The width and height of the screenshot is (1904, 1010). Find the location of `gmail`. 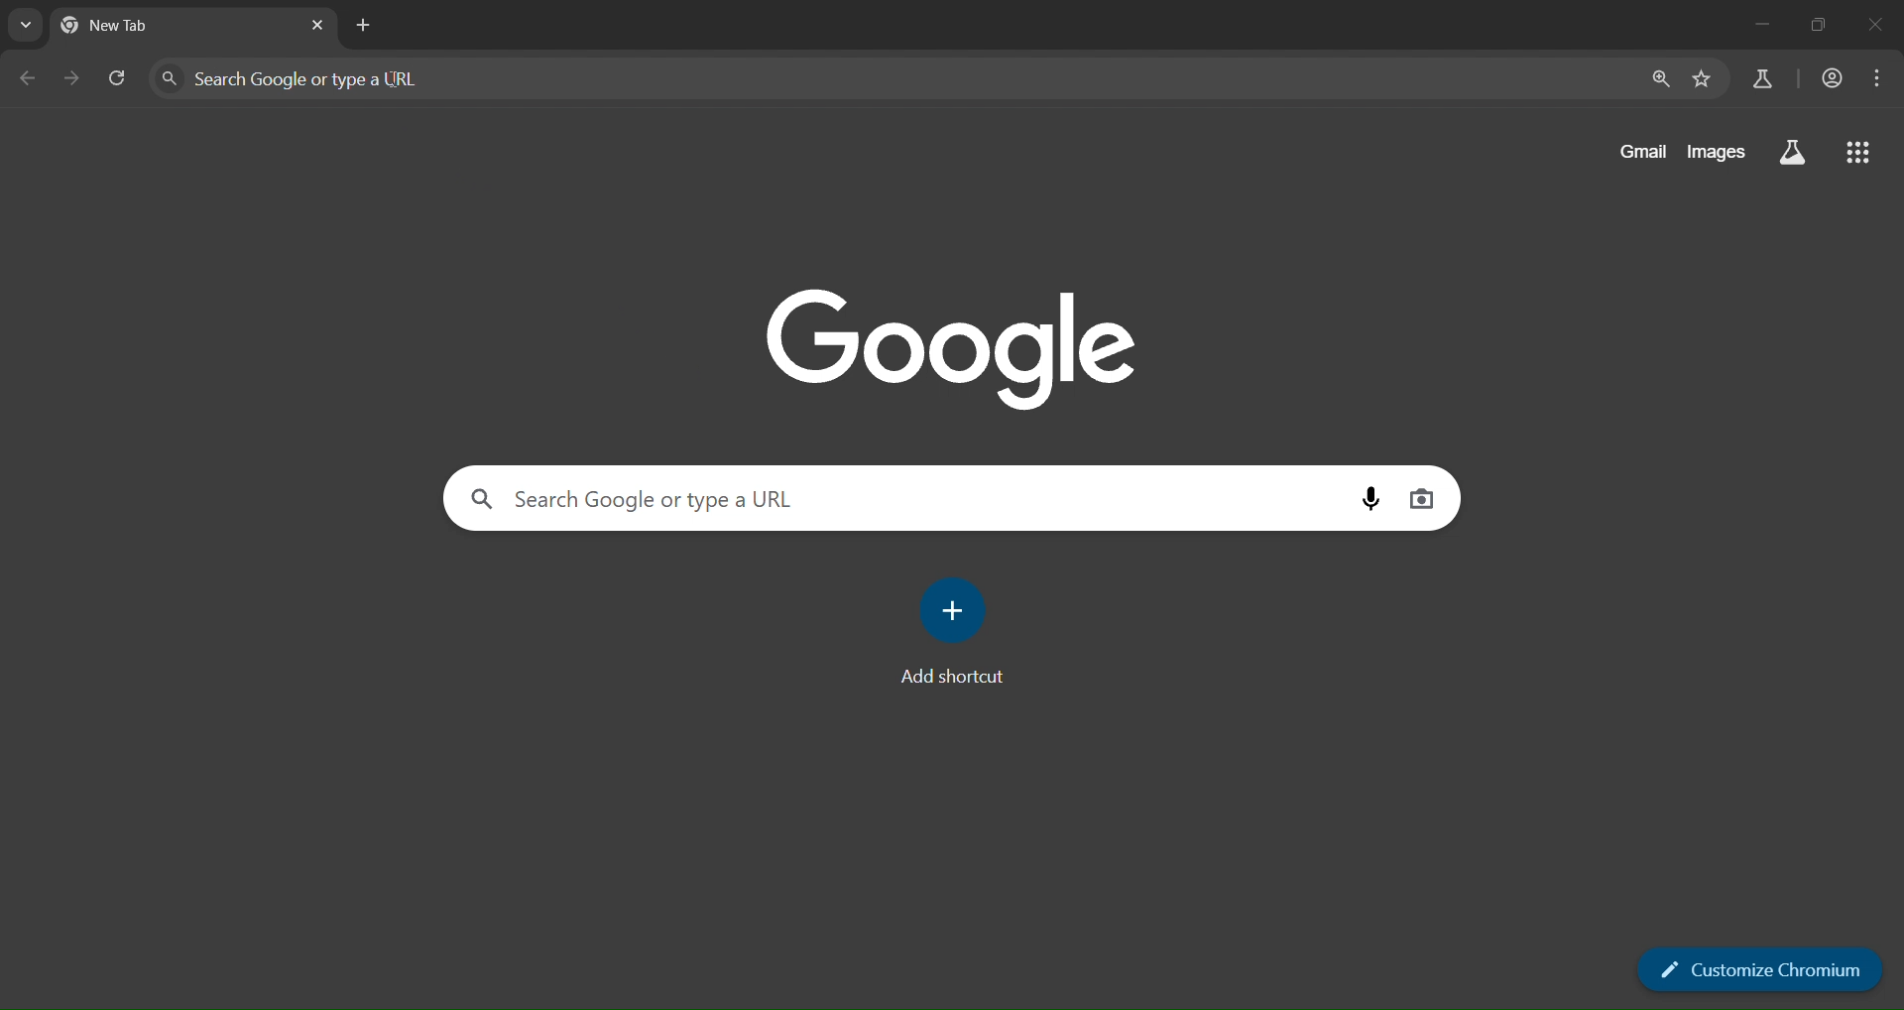

gmail is located at coordinates (1639, 152).